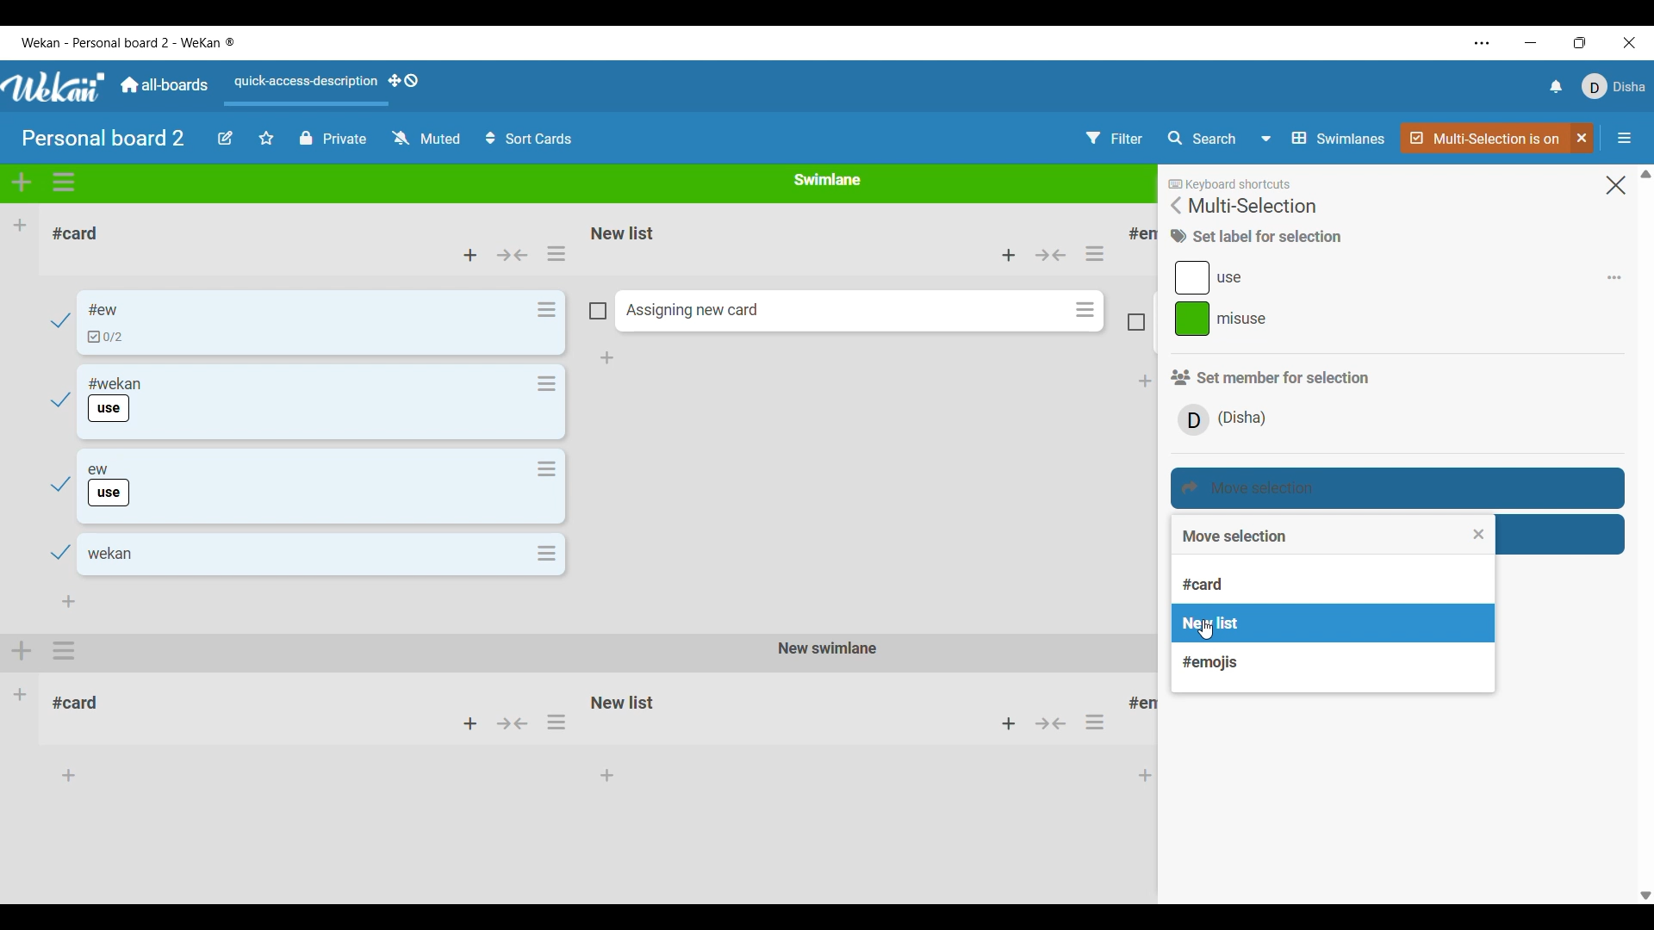 The width and height of the screenshot is (1654, 930). What do you see at coordinates (127, 549) in the screenshot?
I see `Card name` at bounding box center [127, 549].